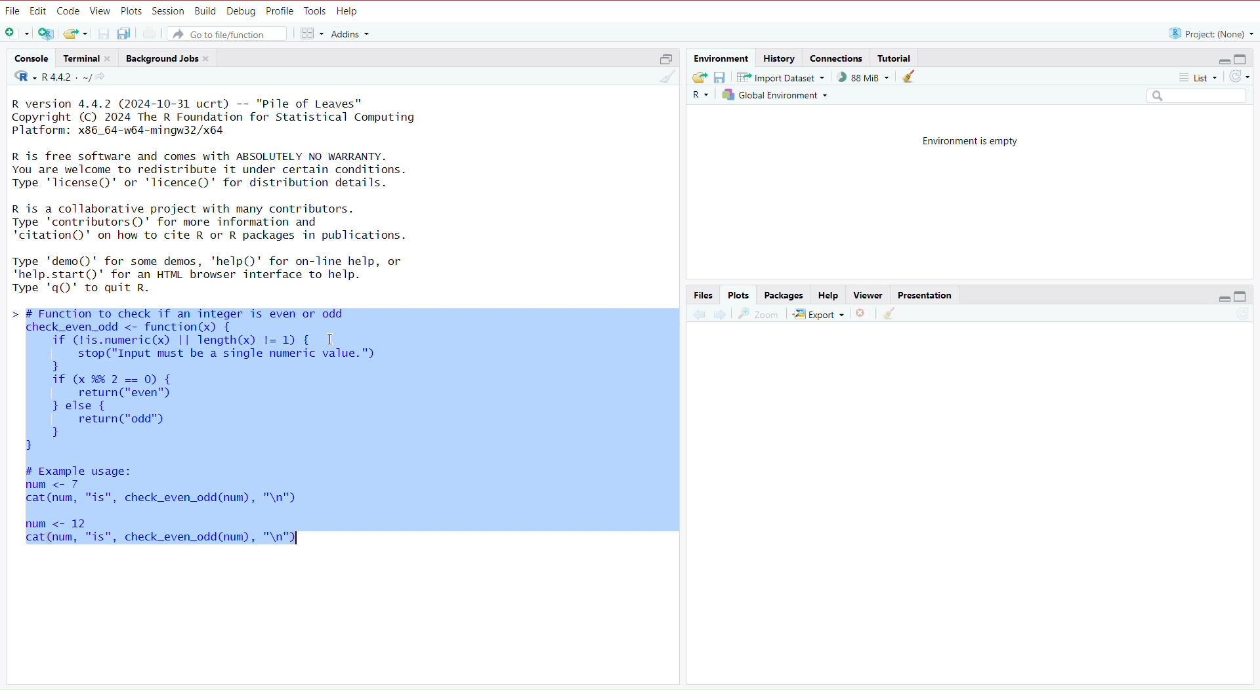 Image resolution: width=1260 pixels, height=690 pixels. I want to click on expand, so click(1220, 60).